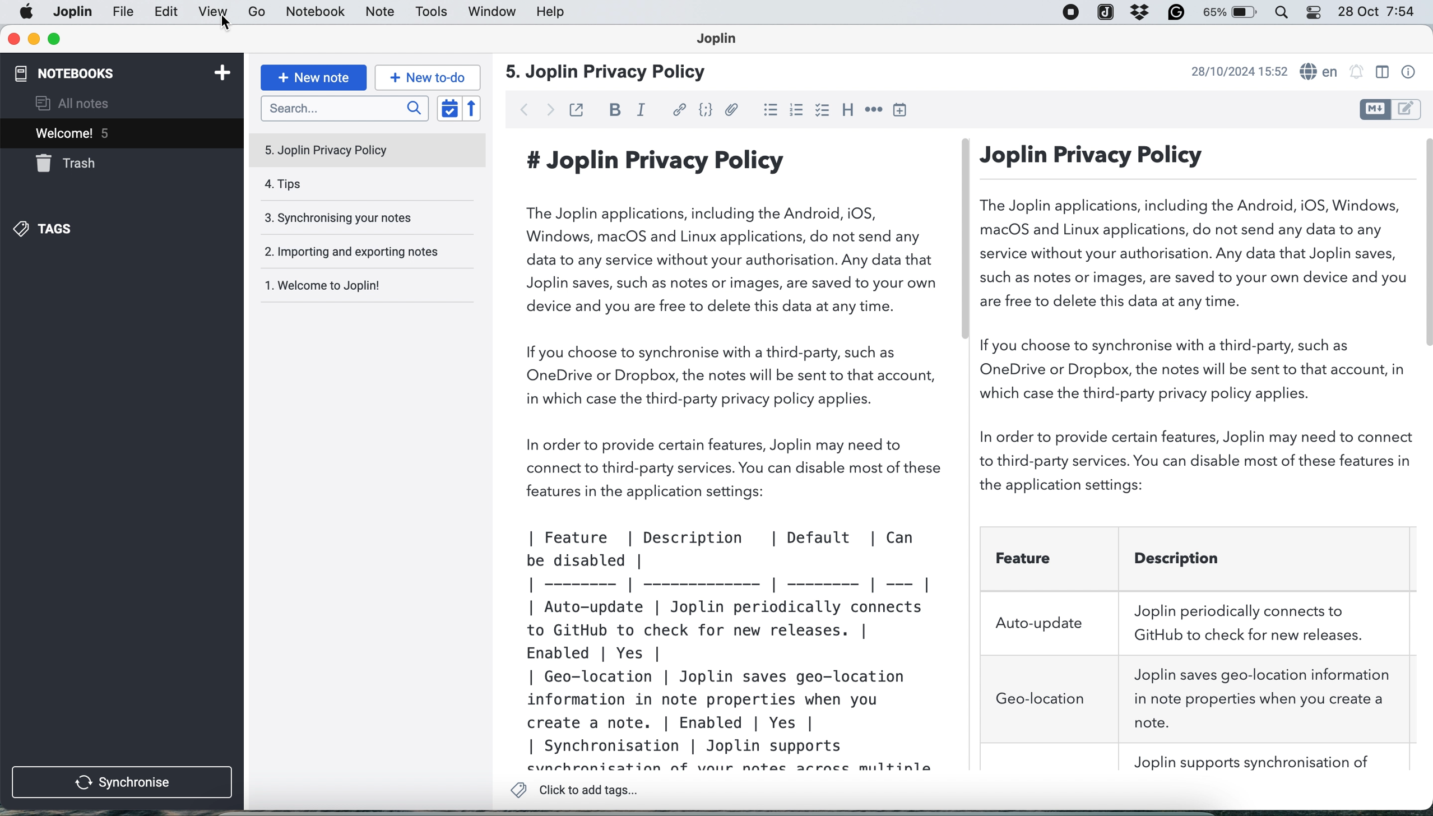  Describe the element at coordinates (704, 110) in the screenshot. I see `get code` at that location.